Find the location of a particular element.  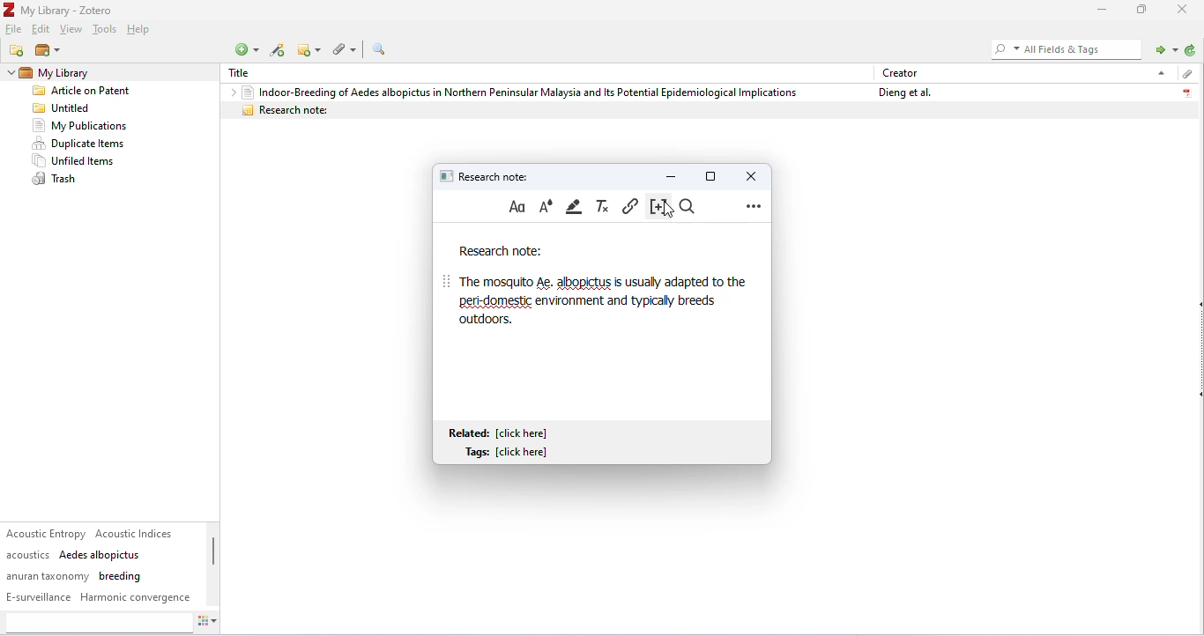

research note is located at coordinates (709, 110).